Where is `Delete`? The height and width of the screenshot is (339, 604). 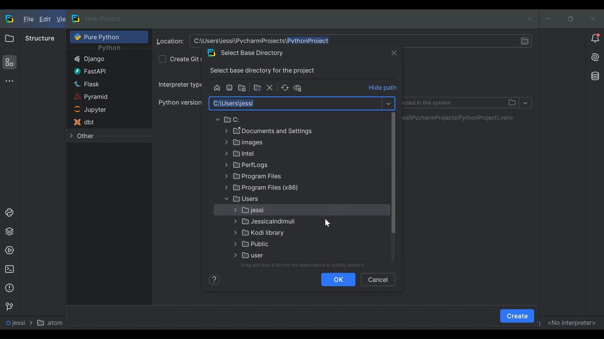 Delete is located at coordinates (270, 88).